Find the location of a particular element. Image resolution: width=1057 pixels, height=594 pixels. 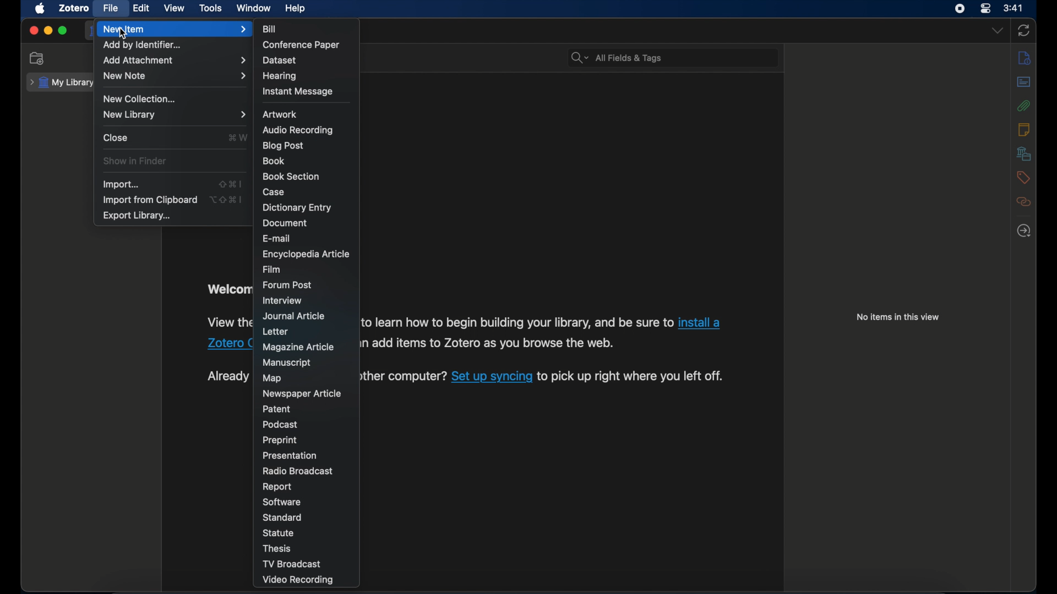

new library is located at coordinates (176, 114).